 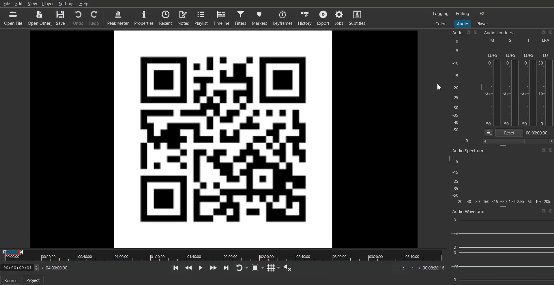 I want to click on Loudness Range, so click(x=546, y=82).